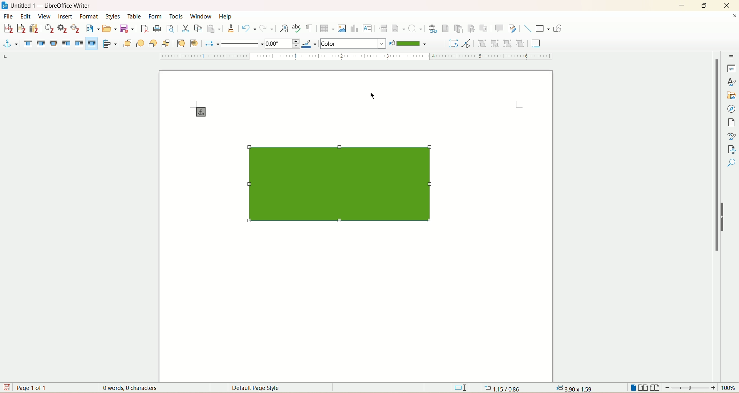 The width and height of the screenshot is (739, 393). I want to click on multiple page view, so click(644, 388).